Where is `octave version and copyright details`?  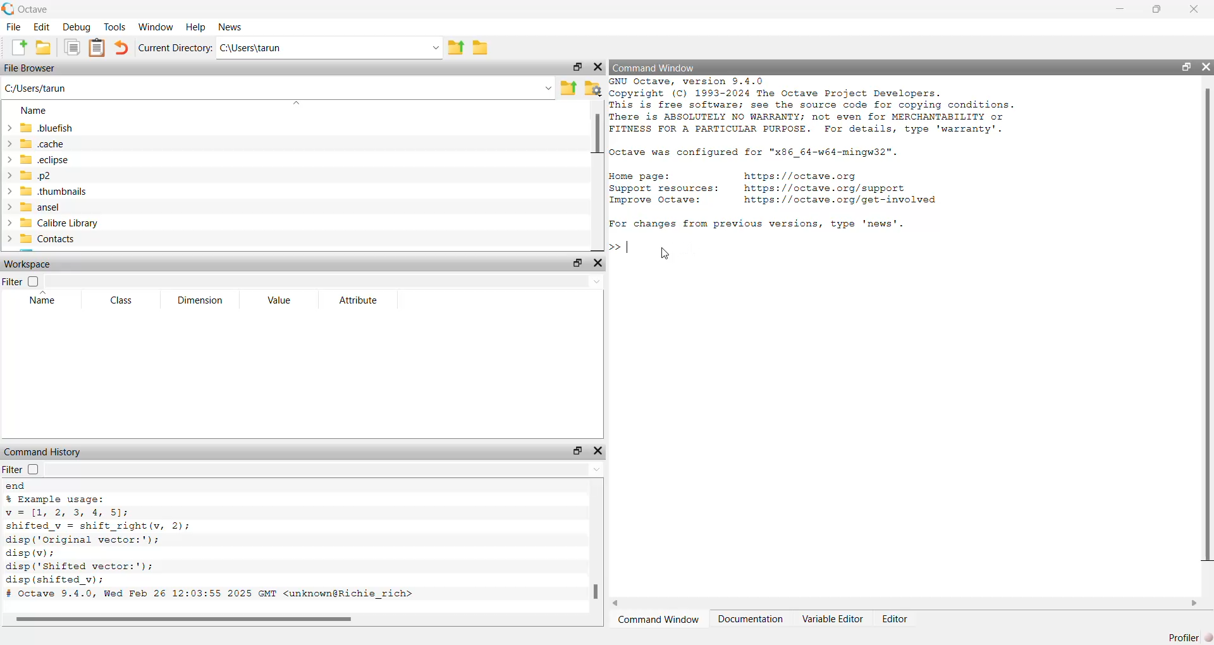 octave version and copyright details is located at coordinates (828, 107).